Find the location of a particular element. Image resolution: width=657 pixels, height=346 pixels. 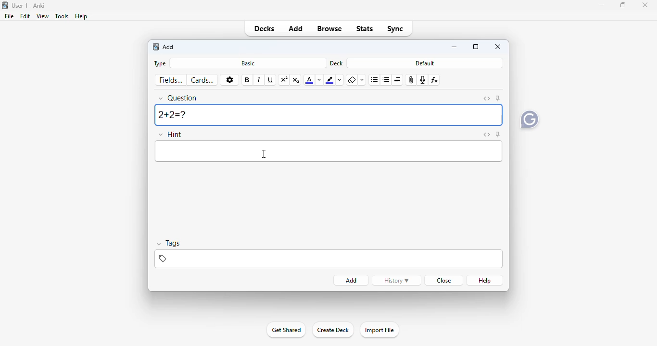

get shared is located at coordinates (285, 330).